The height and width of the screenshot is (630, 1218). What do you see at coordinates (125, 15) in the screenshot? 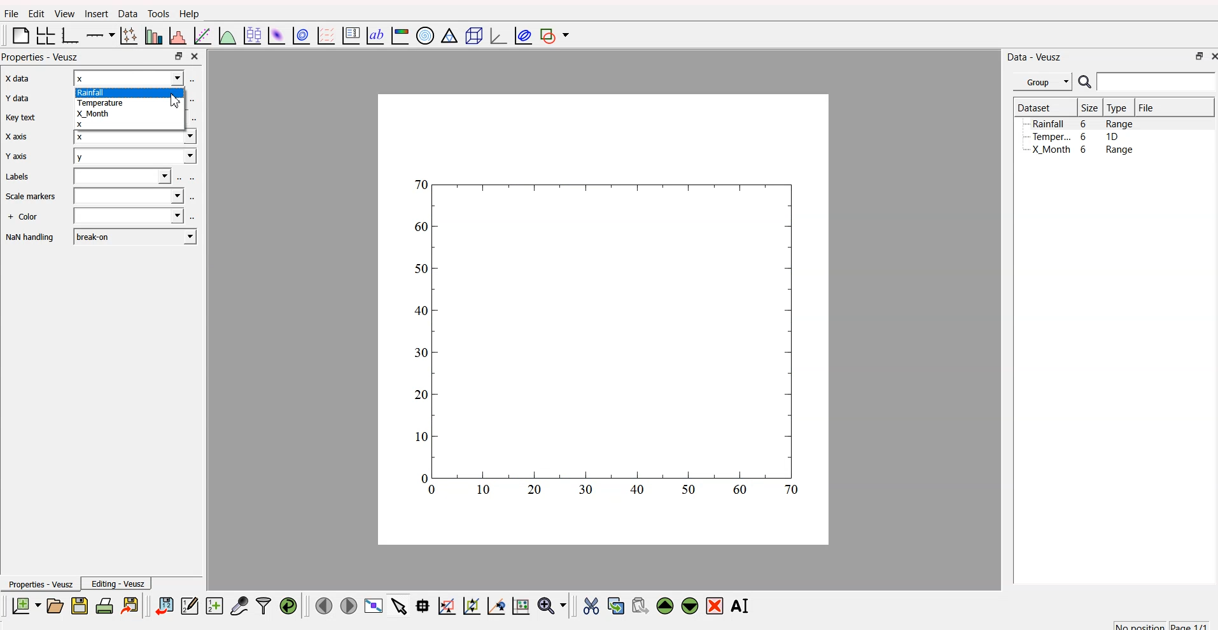
I see `Data` at bounding box center [125, 15].